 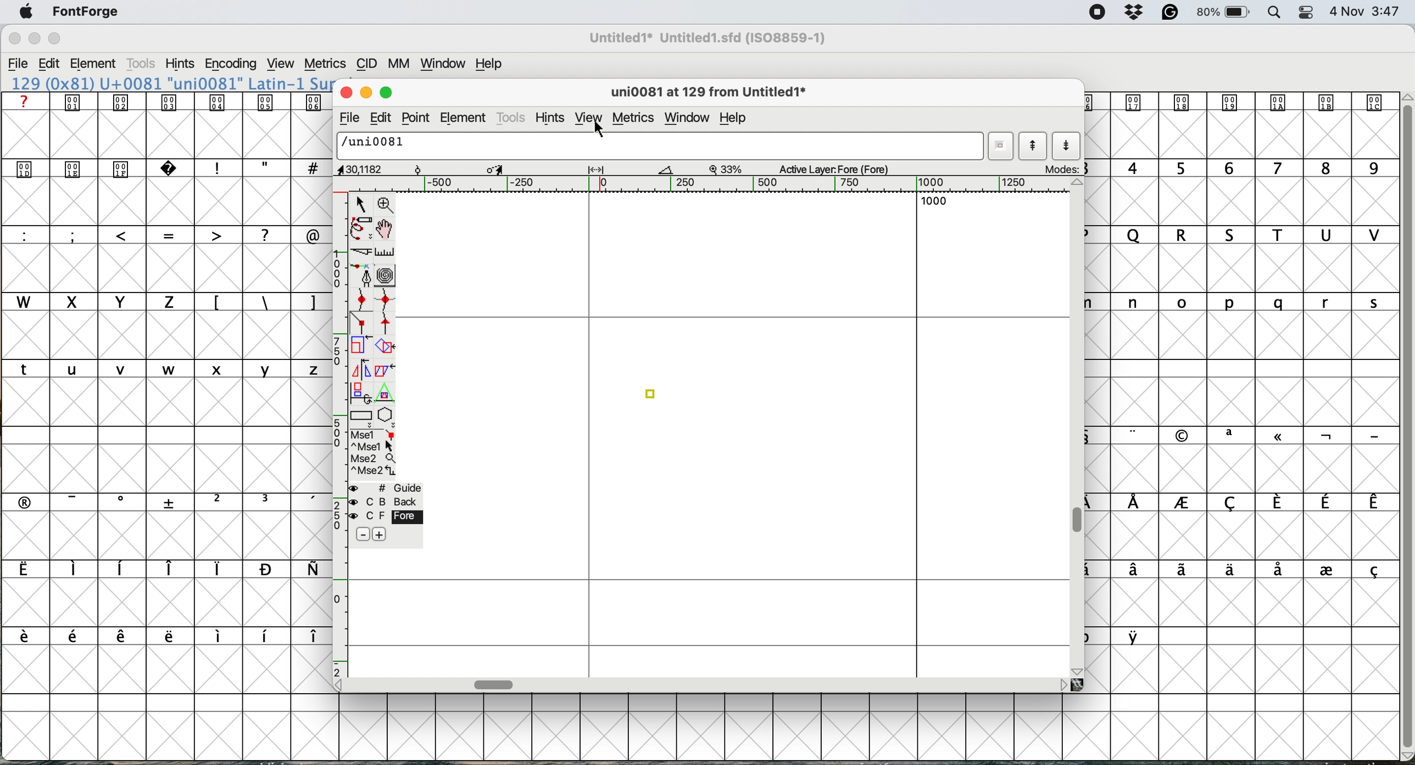 I want to click on selections, so click(x=375, y=454).